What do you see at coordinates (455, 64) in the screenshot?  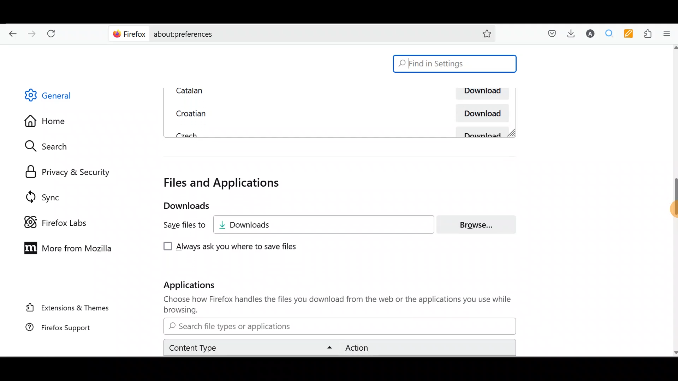 I see `Search bar` at bounding box center [455, 64].